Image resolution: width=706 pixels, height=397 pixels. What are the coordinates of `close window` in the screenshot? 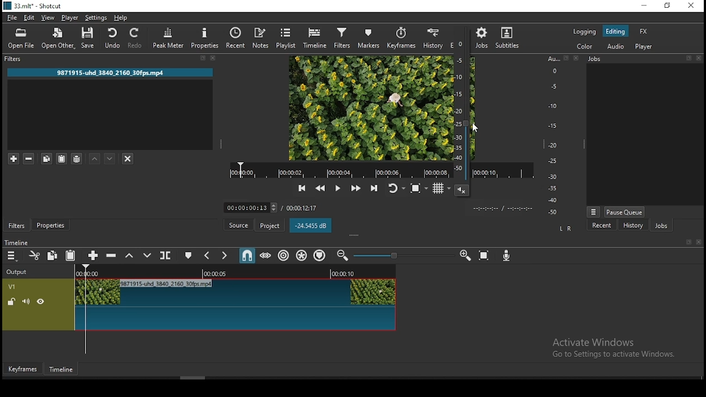 It's located at (692, 6).